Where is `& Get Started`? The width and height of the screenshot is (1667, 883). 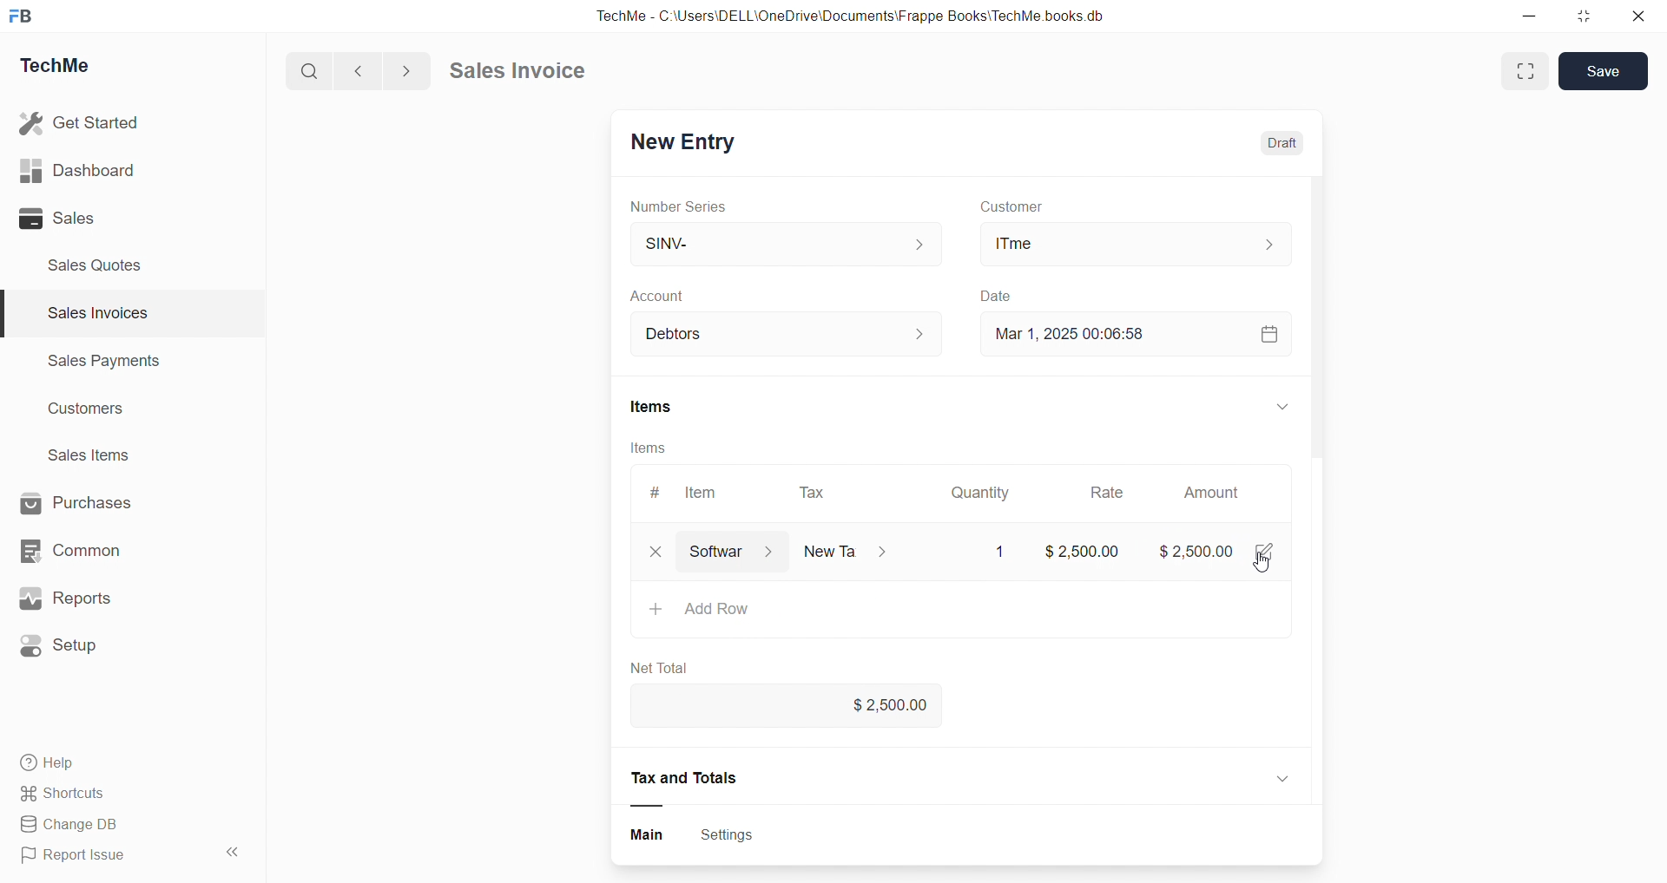
& Get Started is located at coordinates (82, 121).